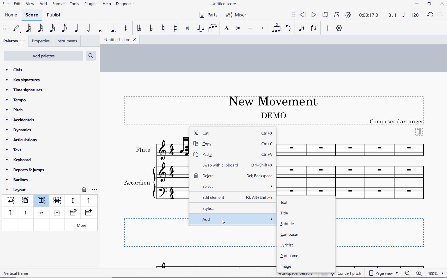 The image size is (447, 278). I want to click on tuplet, so click(275, 28).